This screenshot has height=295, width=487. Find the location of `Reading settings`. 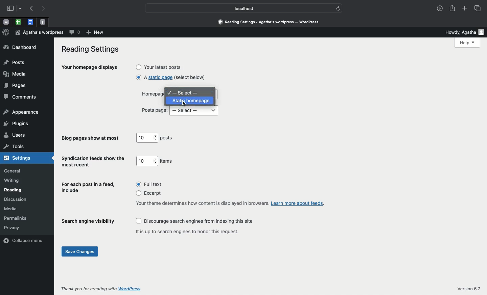

Reading settings is located at coordinates (93, 50).